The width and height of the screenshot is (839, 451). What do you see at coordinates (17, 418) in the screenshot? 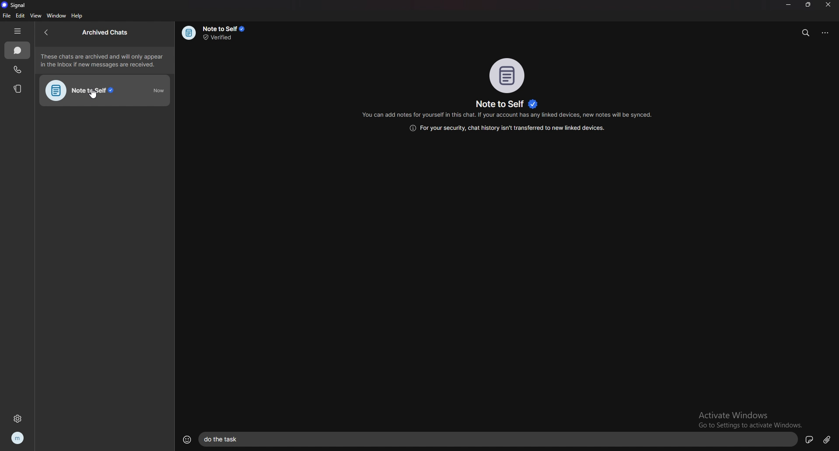
I see `settings` at bounding box center [17, 418].